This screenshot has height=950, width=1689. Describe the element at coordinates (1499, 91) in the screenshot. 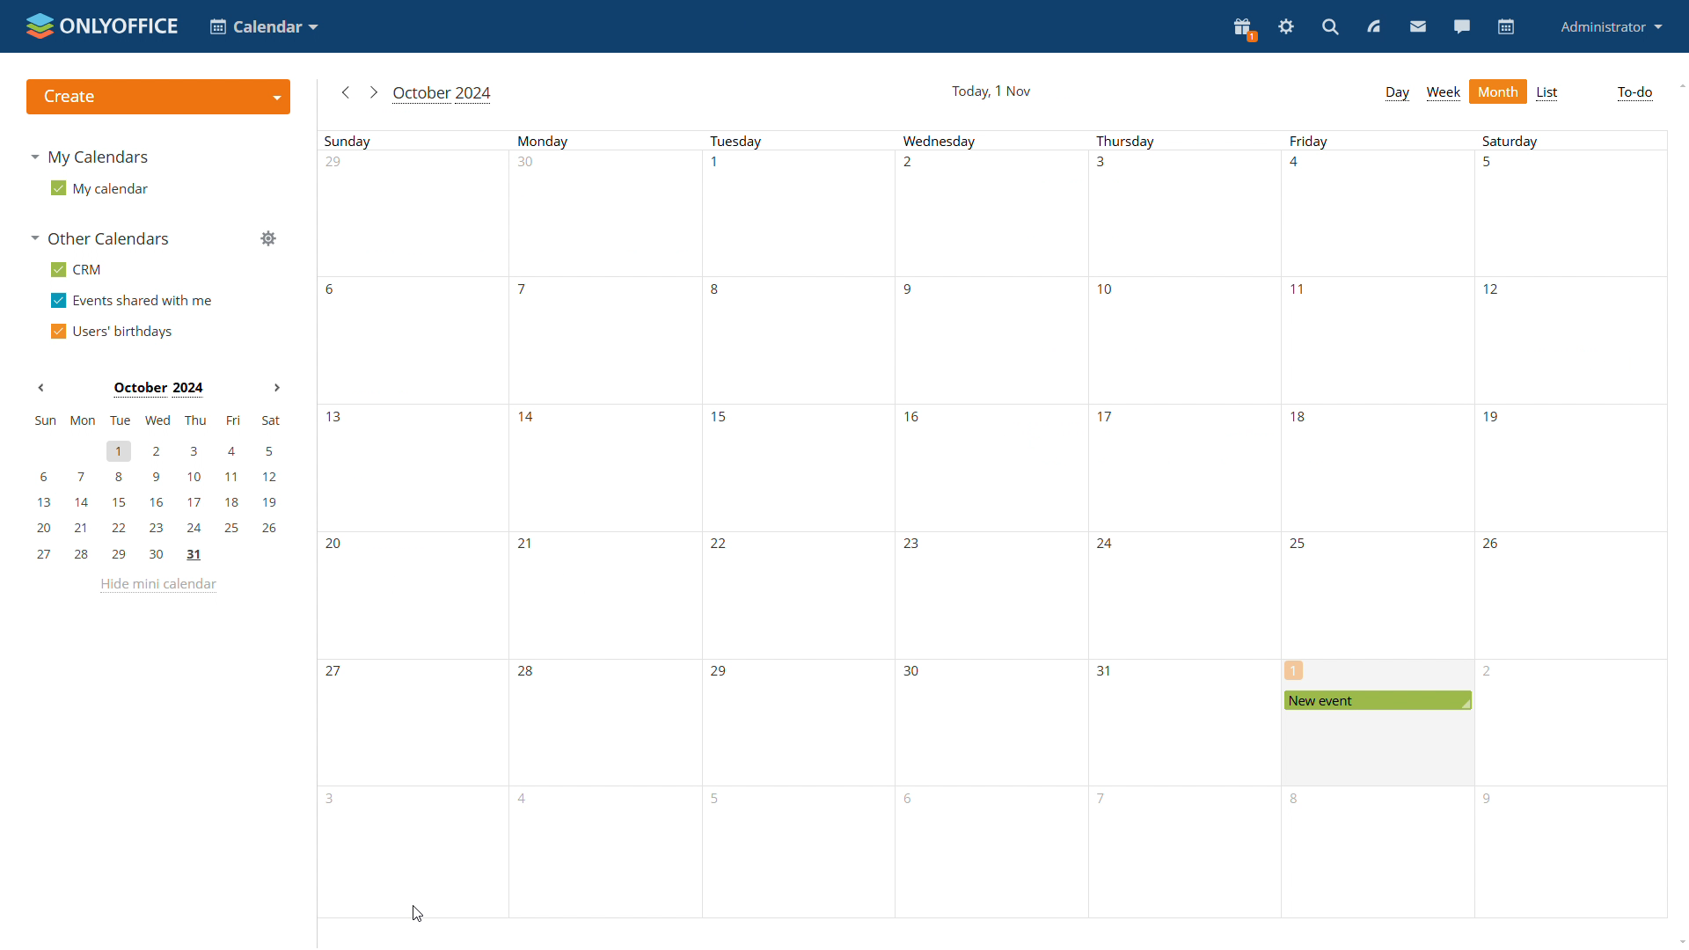

I see `month view` at that location.